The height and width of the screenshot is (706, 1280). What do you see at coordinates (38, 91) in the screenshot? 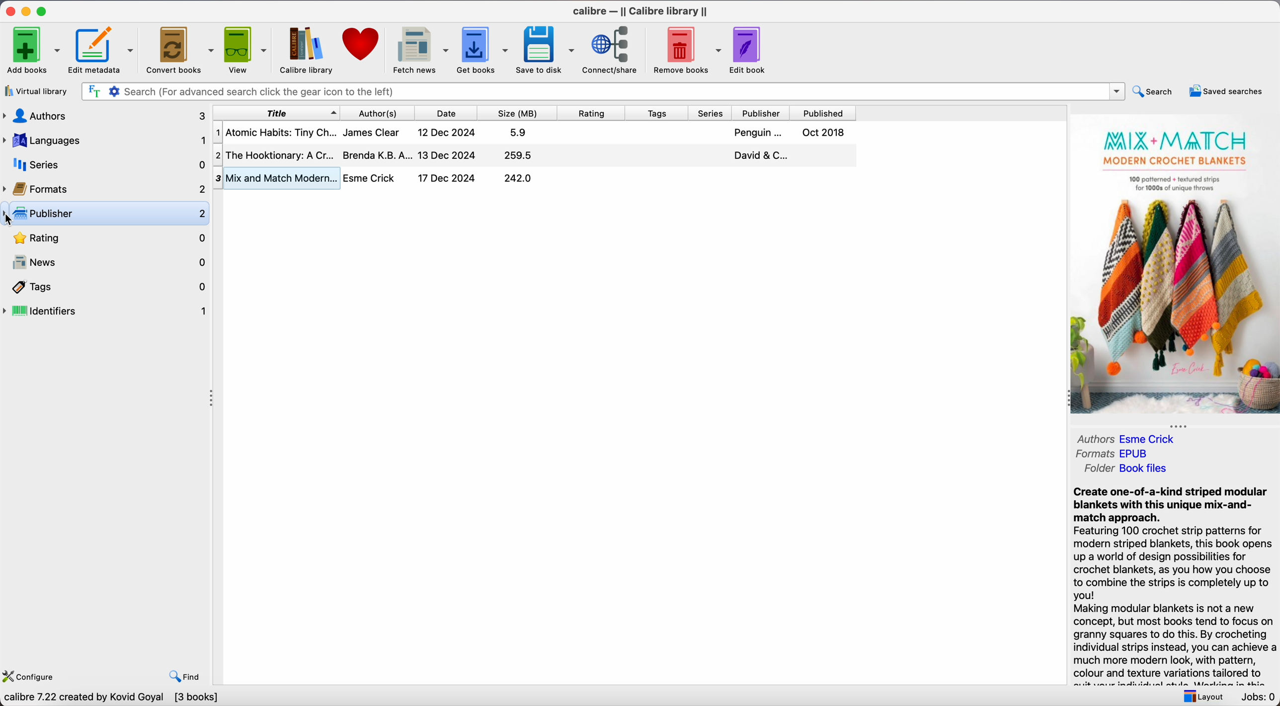
I see `virtual library` at bounding box center [38, 91].